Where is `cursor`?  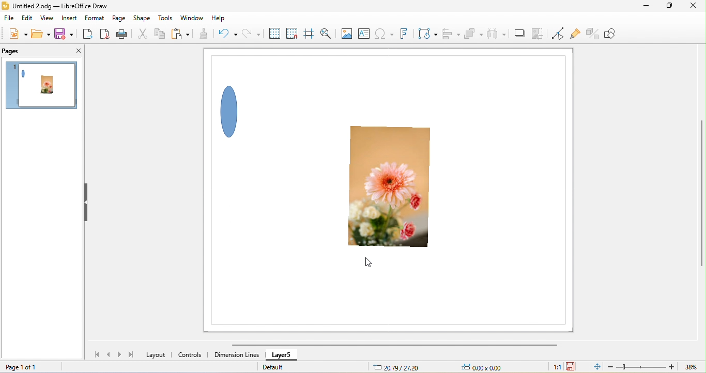 cursor is located at coordinates (369, 262).